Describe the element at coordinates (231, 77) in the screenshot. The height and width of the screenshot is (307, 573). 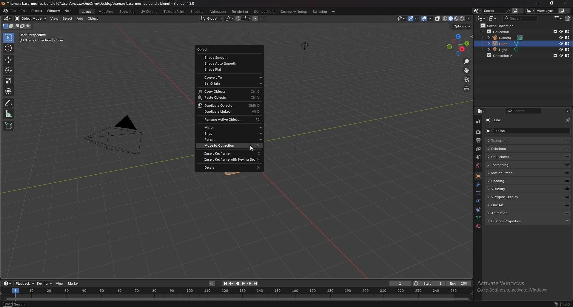
I see `convert to` at that location.